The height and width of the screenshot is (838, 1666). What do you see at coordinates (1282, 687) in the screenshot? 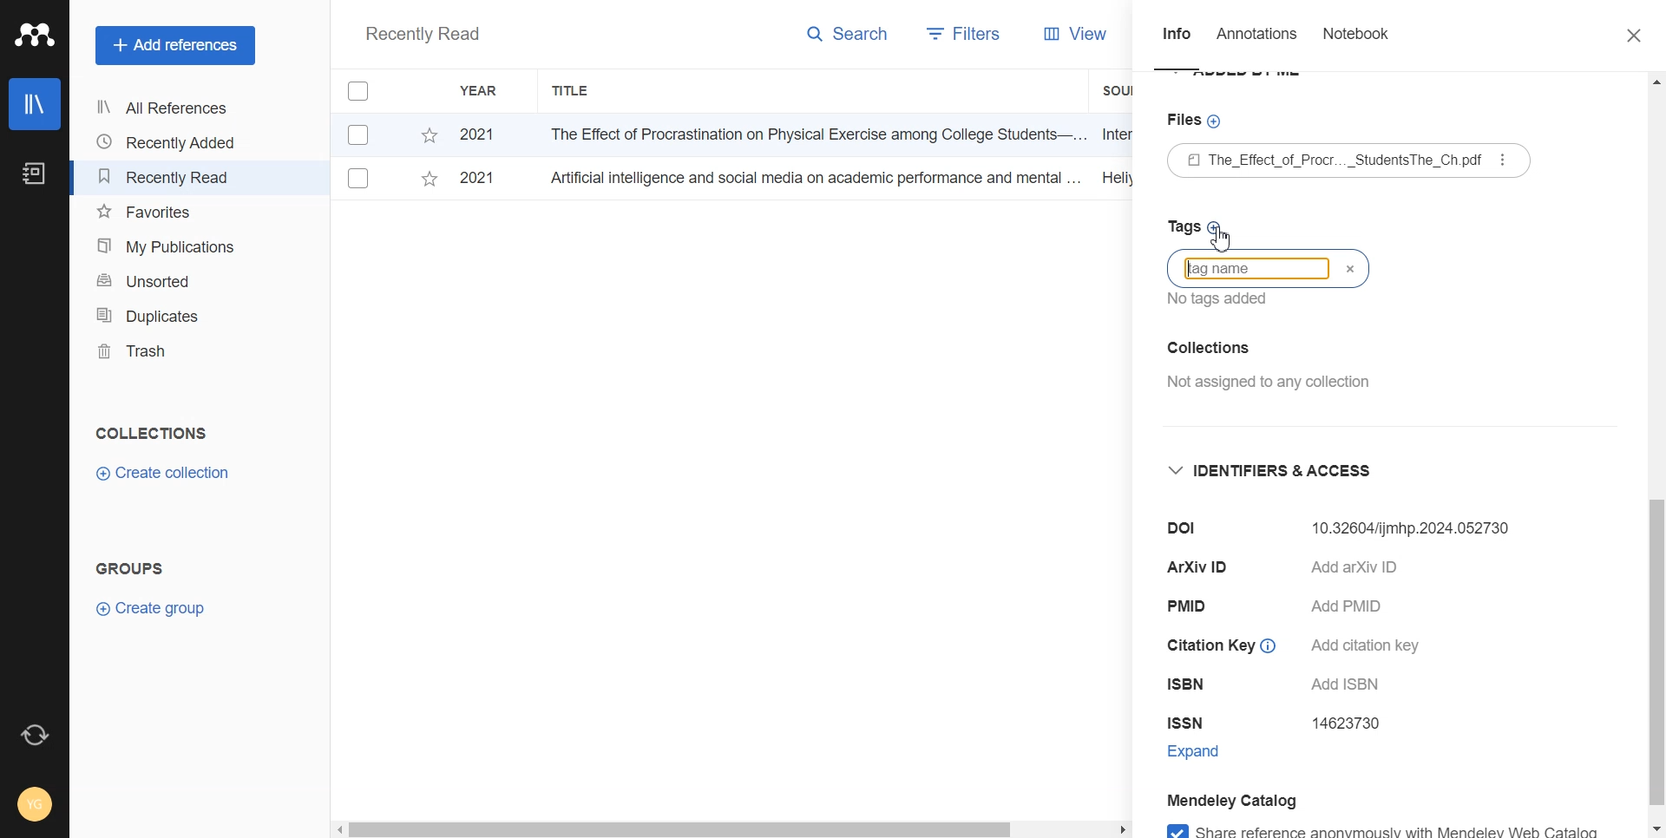
I see `ISBN Add ISBN` at bounding box center [1282, 687].